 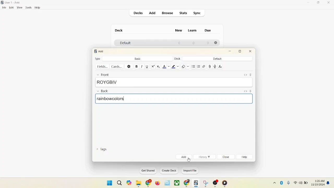 I want to click on settings, so click(x=129, y=66).